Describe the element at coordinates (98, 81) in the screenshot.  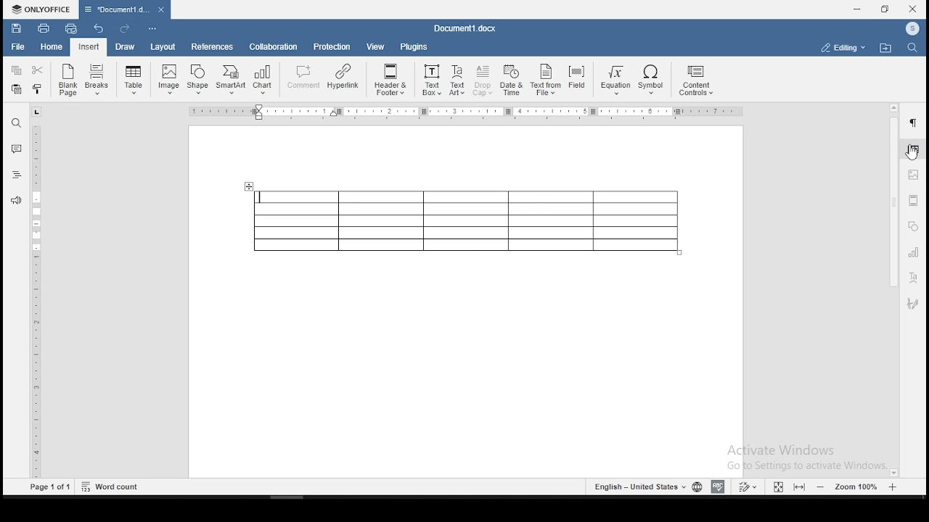
I see `Breaks` at that location.